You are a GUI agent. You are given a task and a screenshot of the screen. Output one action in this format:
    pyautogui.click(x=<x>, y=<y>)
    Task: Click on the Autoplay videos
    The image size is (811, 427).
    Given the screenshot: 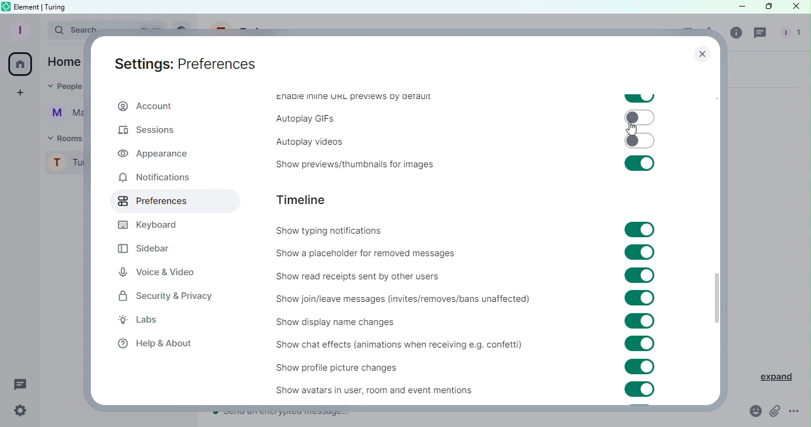 What is the action you would take?
    pyautogui.click(x=303, y=139)
    